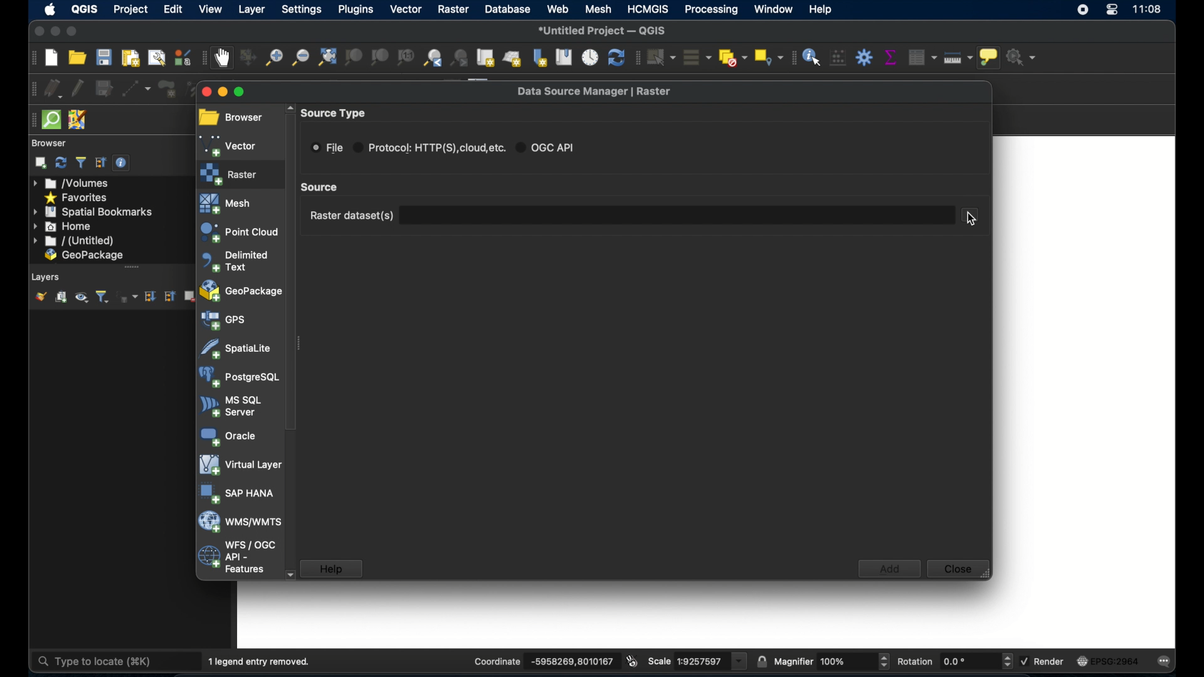  I want to click on remove layer/group, so click(189, 296).